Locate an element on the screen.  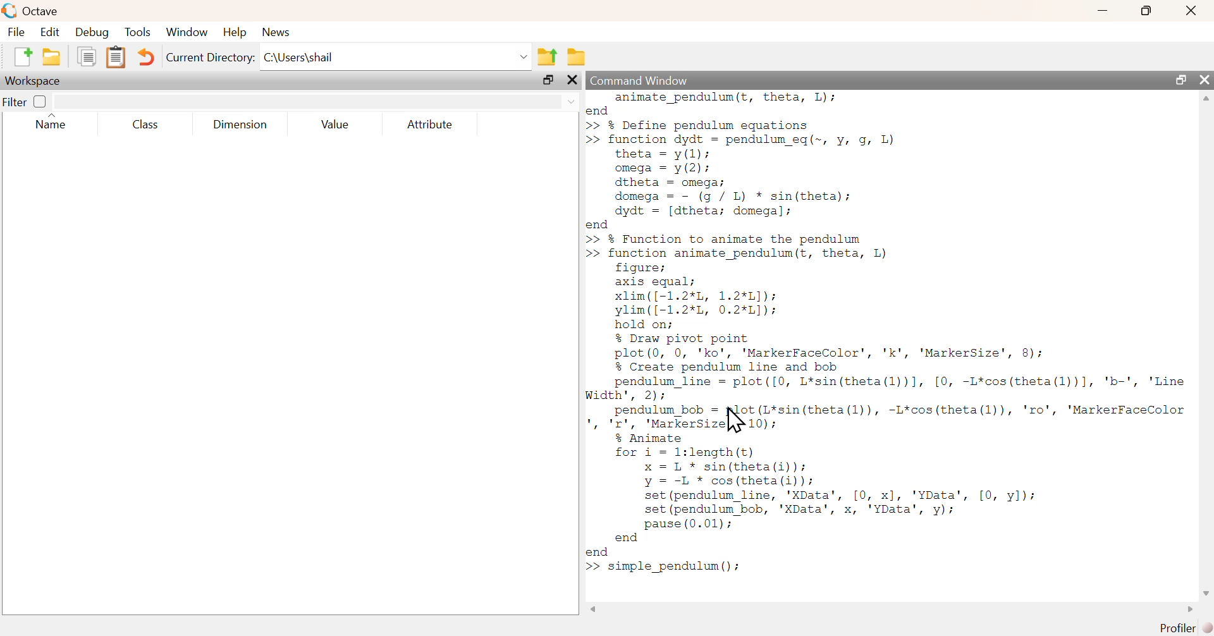
Close is located at coordinates (1205, 80).